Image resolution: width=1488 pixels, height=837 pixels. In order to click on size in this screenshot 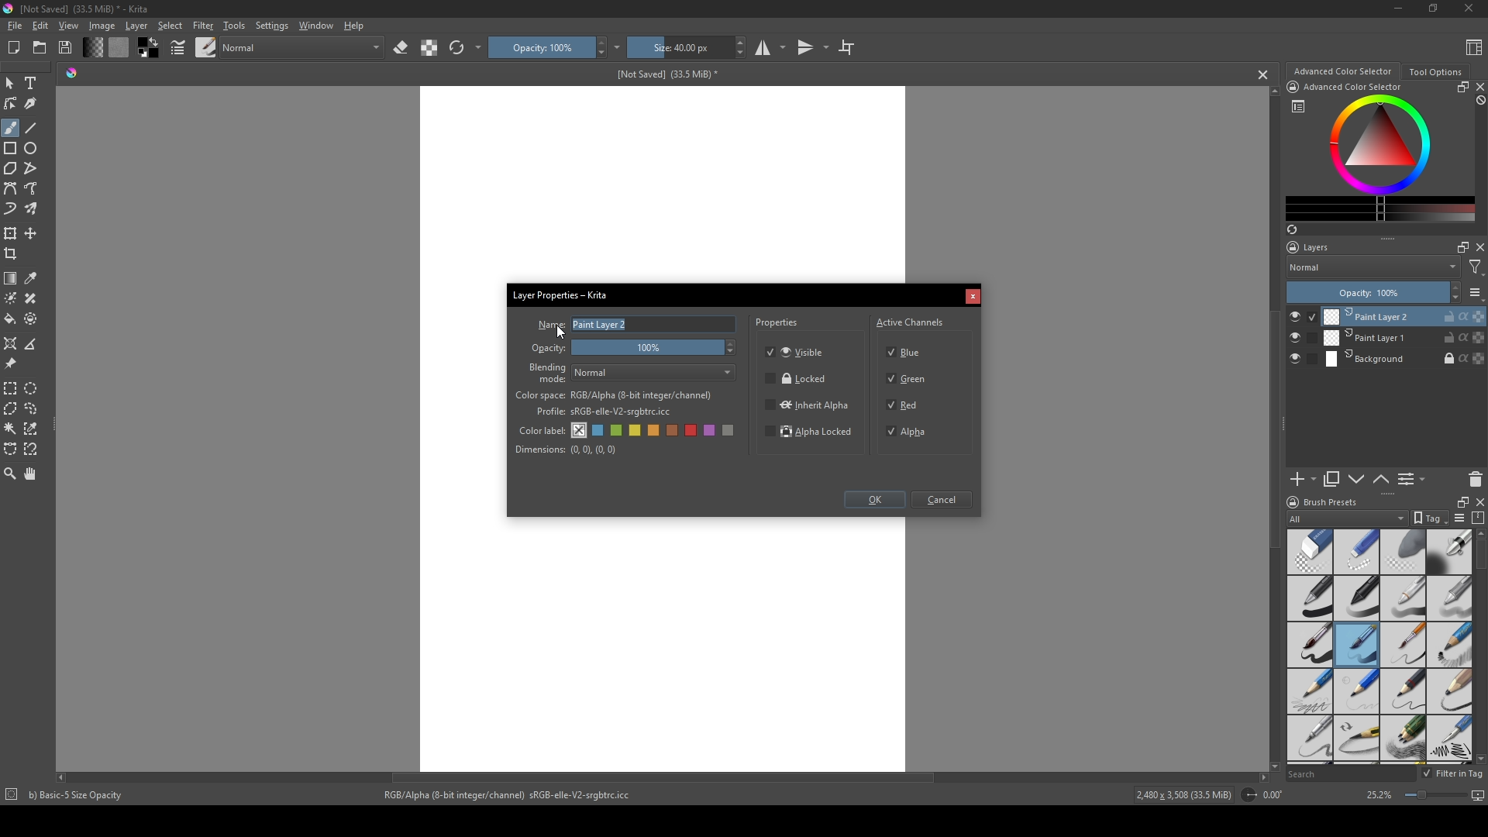, I will do `click(679, 47)`.